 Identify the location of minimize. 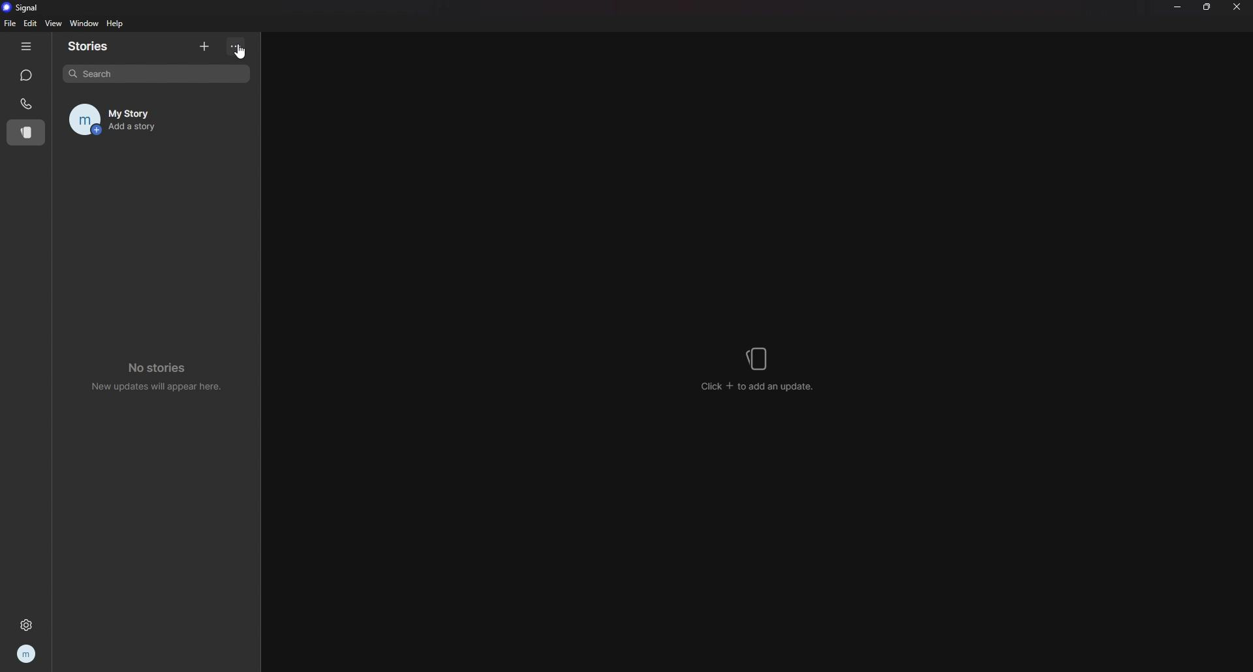
(1177, 7).